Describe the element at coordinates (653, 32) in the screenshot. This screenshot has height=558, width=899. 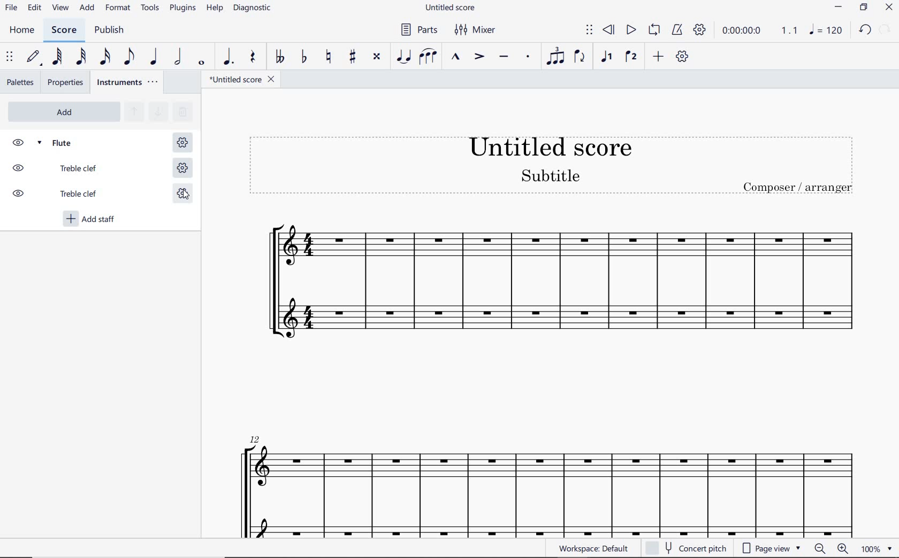
I see `LOOP PLAYBACK` at that location.